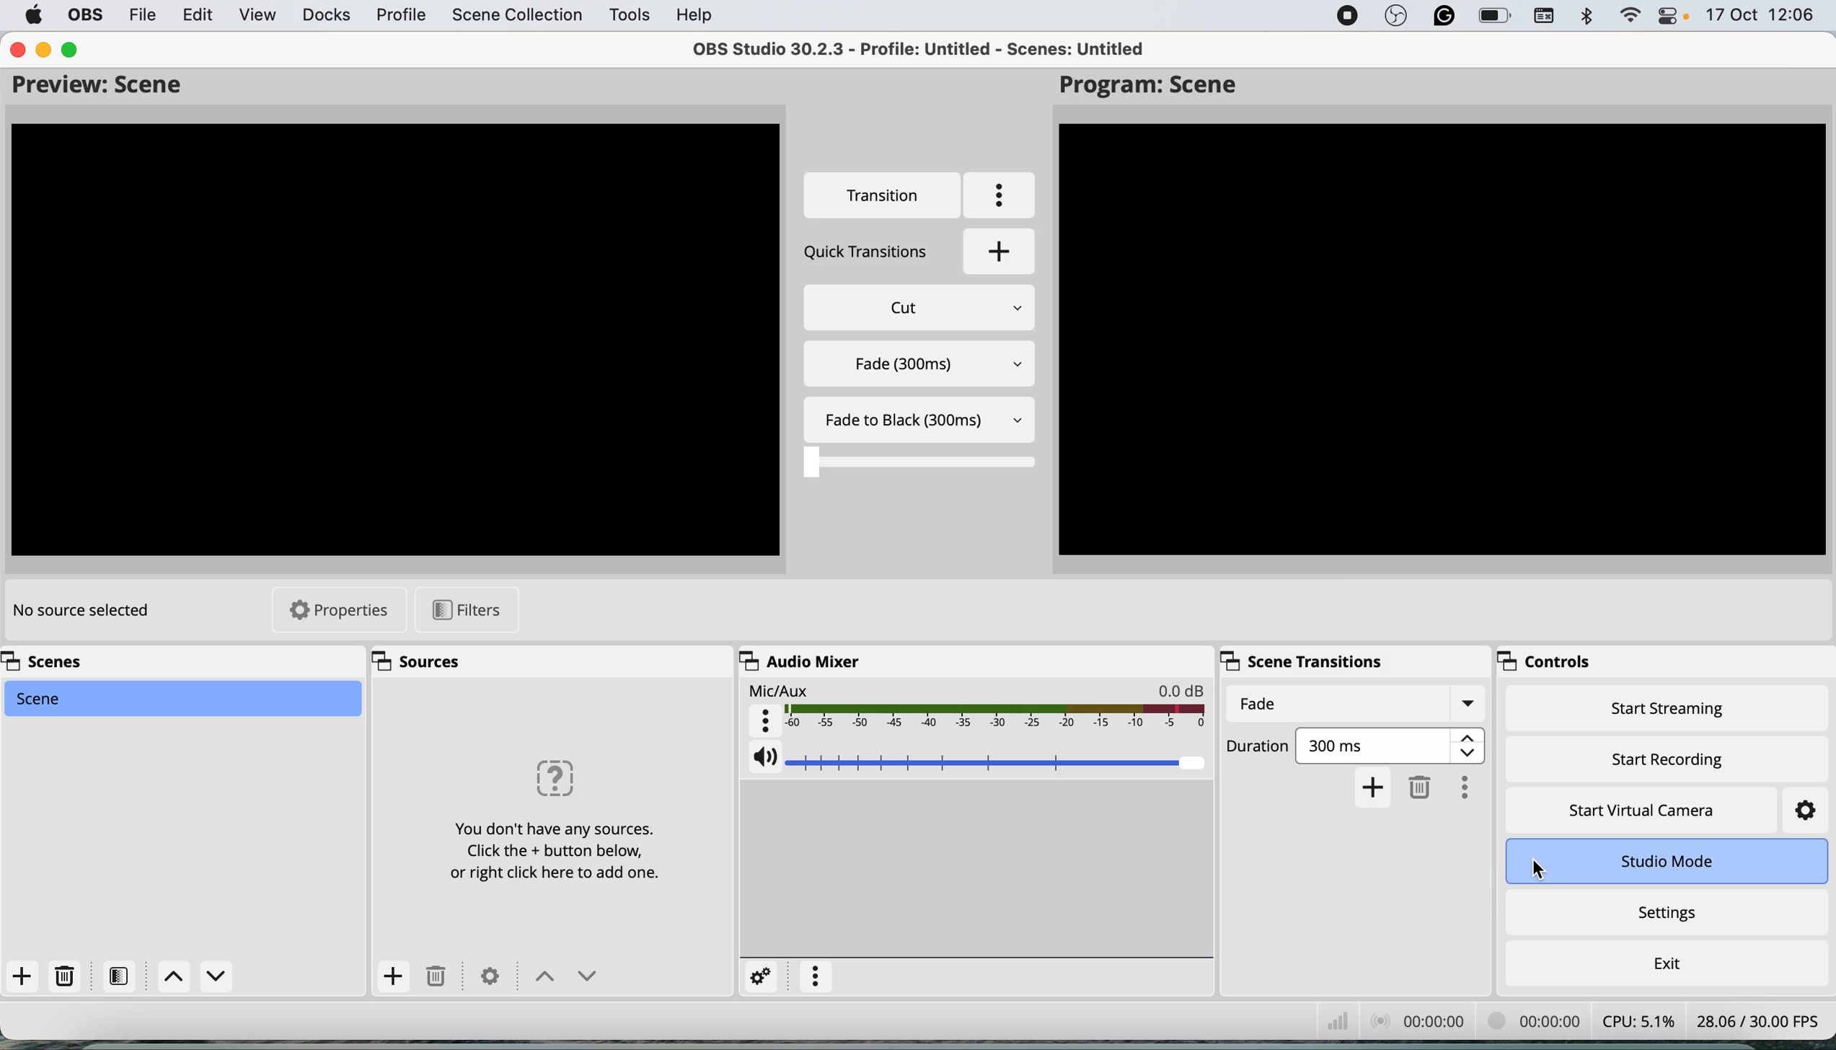 The width and height of the screenshot is (1836, 1050). I want to click on system logo, so click(32, 17).